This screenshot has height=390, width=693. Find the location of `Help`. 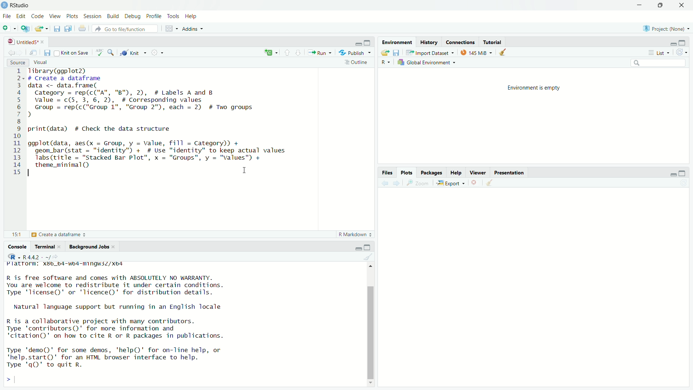

Help is located at coordinates (191, 16).